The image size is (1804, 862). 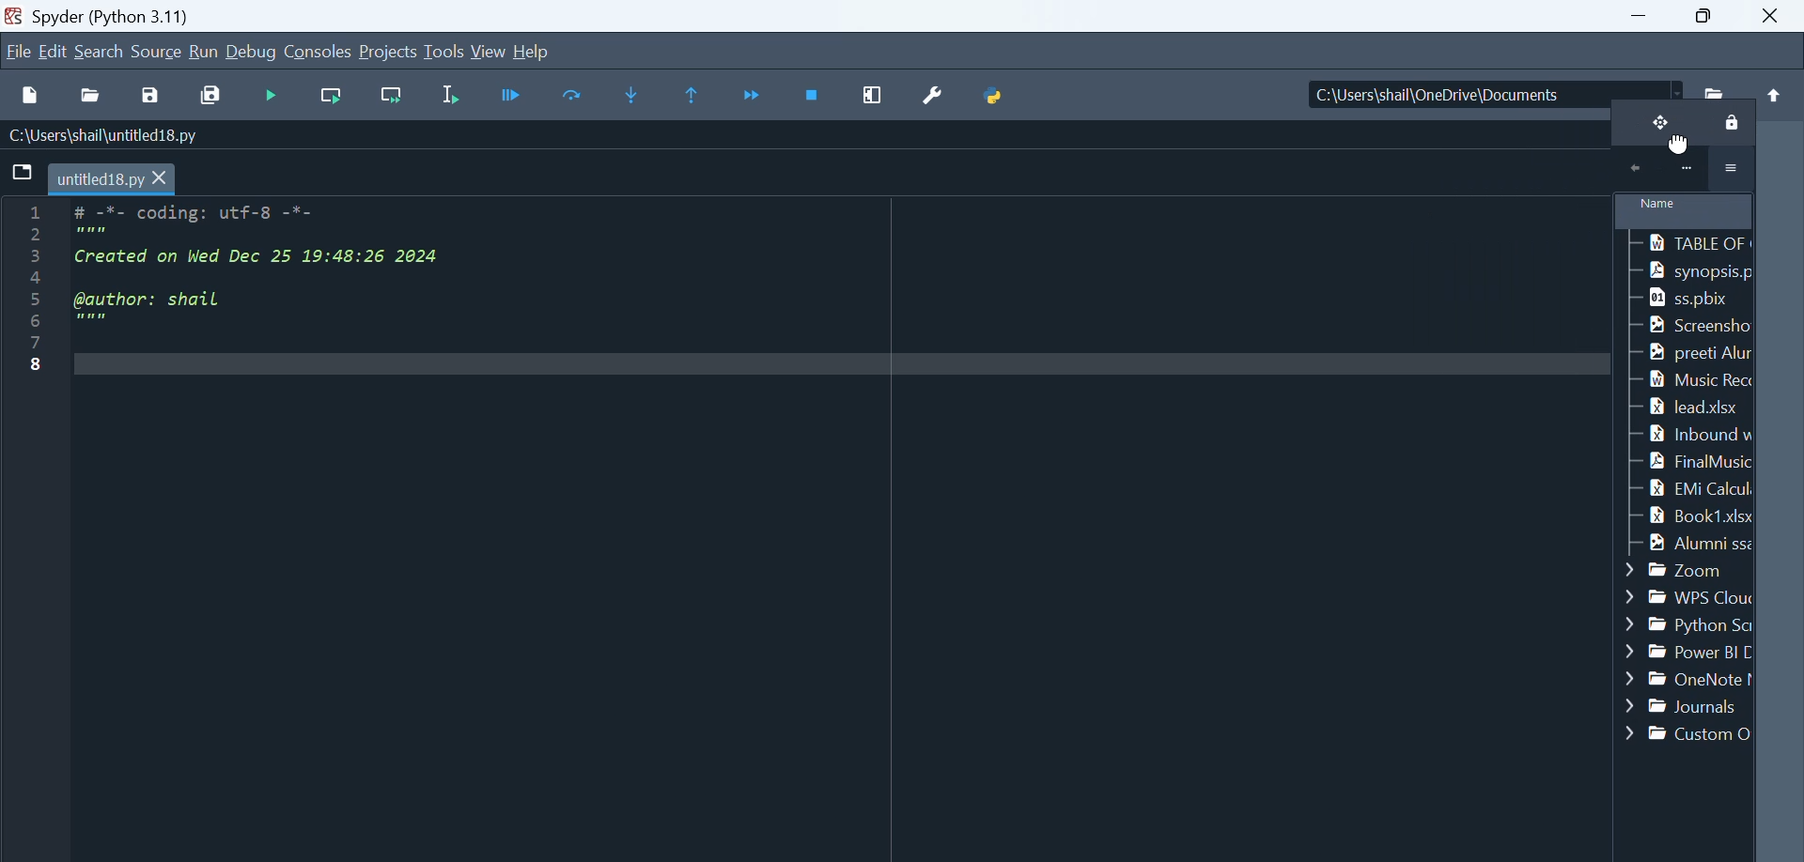 What do you see at coordinates (815, 96) in the screenshot?
I see `Stop debugging` at bounding box center [815, 96].